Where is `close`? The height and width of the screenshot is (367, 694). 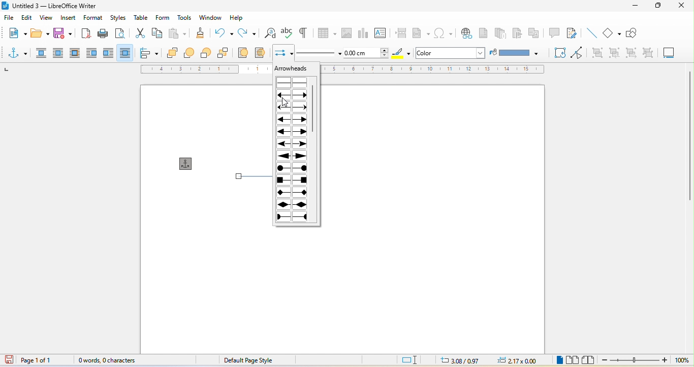
close is located at coordinates (682, 6).